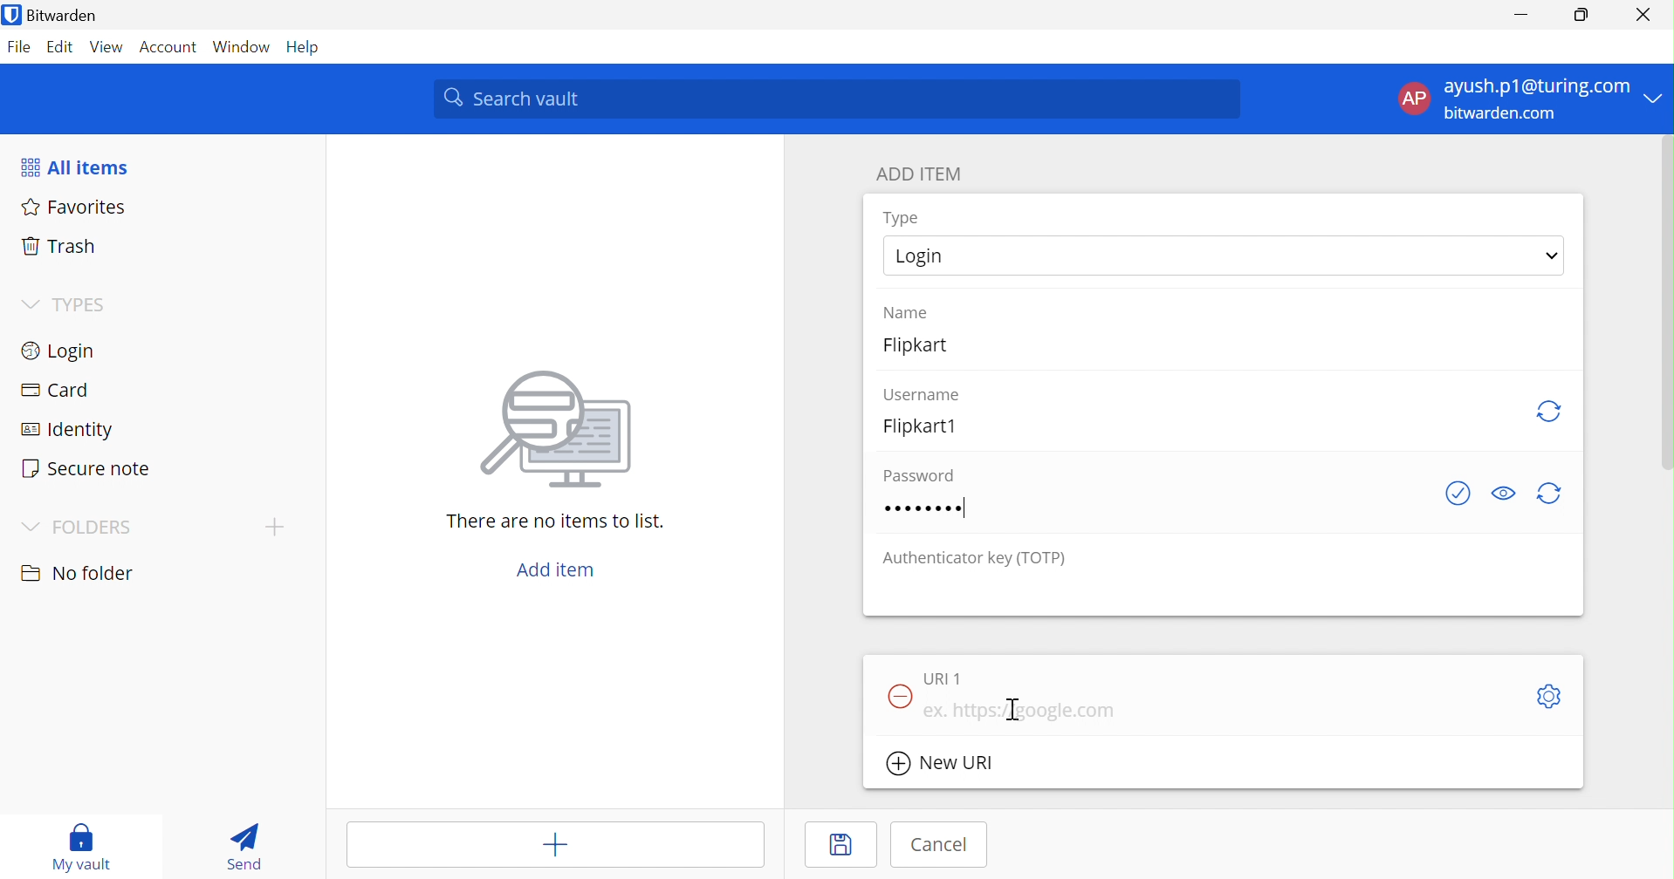 This screenshot has height=879, width=1674. Describe the element at coordinates (1581, 15) in the screenshot. I see `Restore Down` at that location.